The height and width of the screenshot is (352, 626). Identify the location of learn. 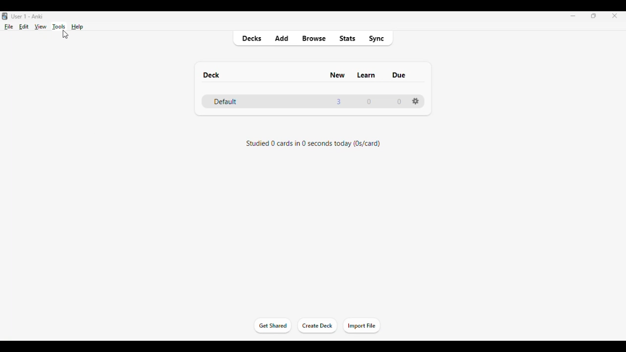
(366, 75).